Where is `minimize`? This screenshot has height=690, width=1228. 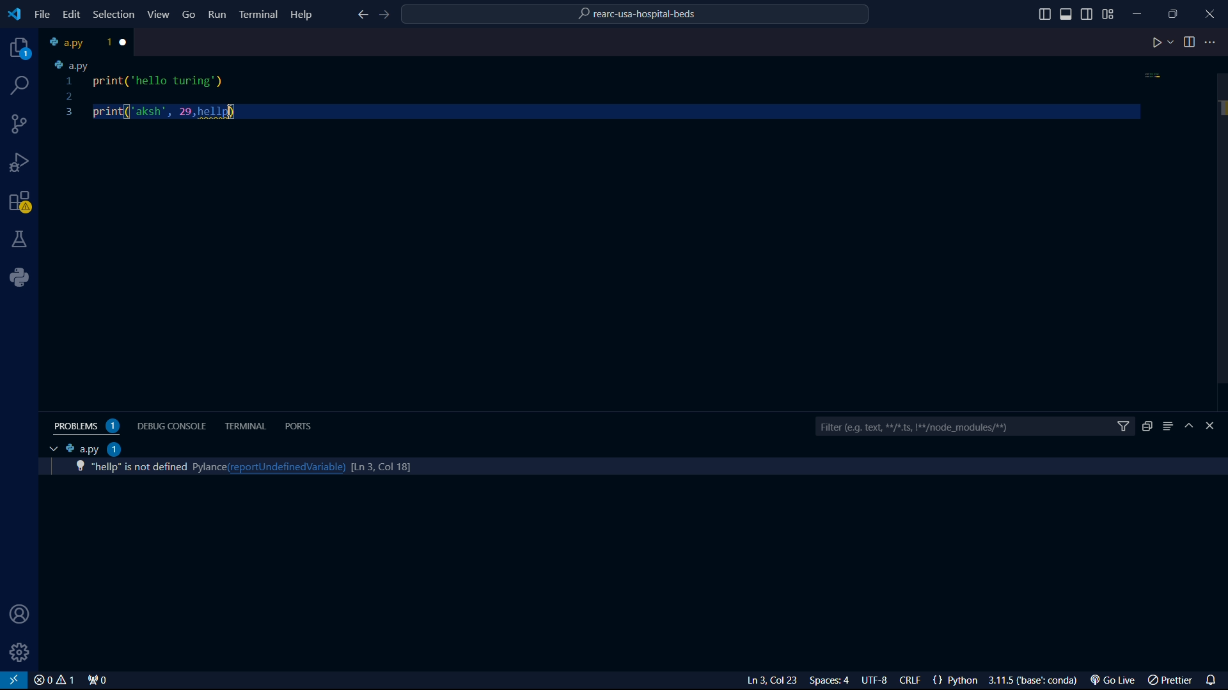
minimize is located at coordinates (1141, 11).